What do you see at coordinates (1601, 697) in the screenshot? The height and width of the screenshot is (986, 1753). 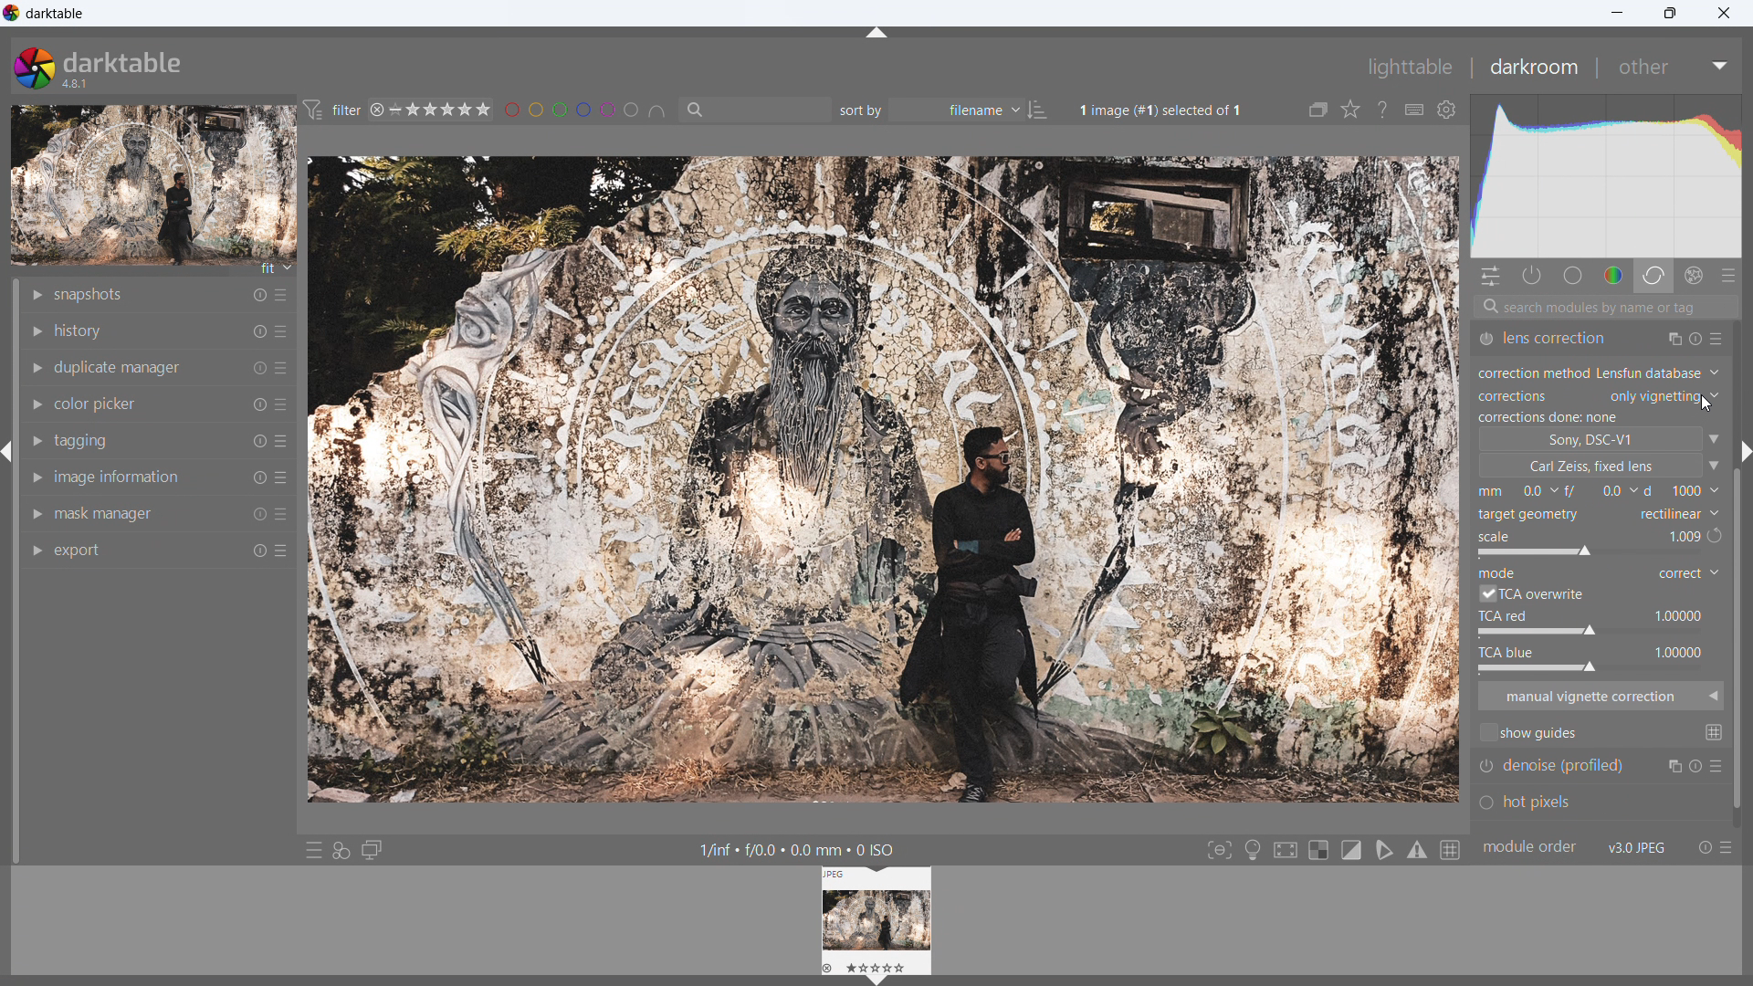 I see `manual vignette correction` at bounding box center [1601, 697].